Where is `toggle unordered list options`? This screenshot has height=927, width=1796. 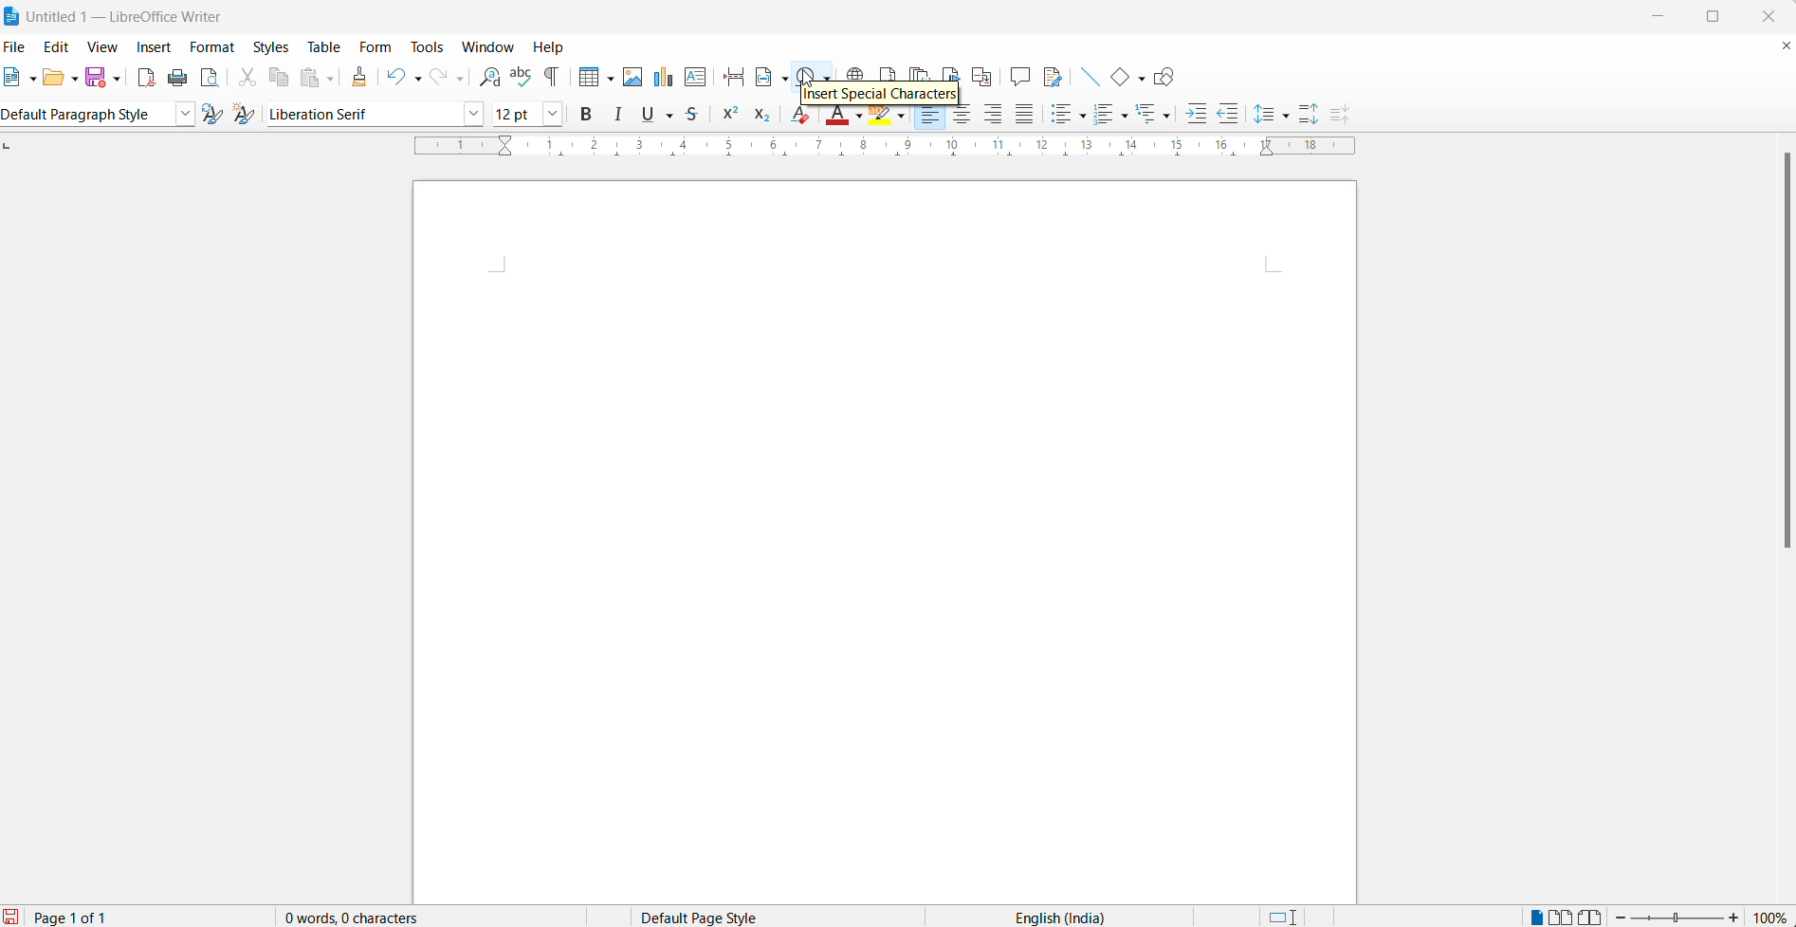 toggle unordered list options is located at coordinates (1084, 116).